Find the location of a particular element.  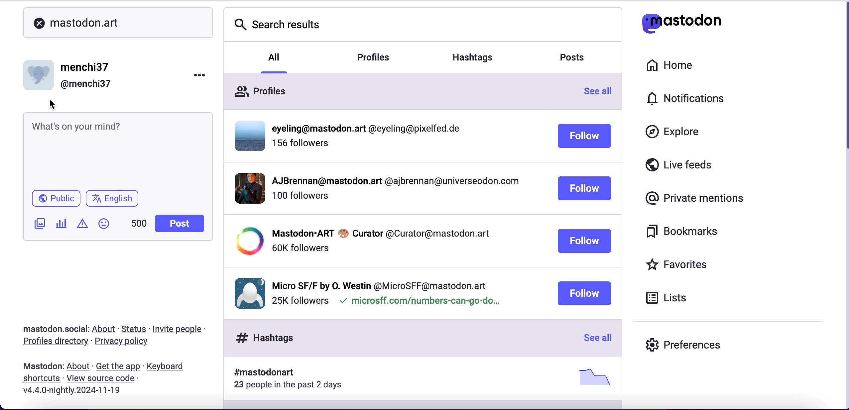

post what's on your mind is located at coordinates (118, 149).